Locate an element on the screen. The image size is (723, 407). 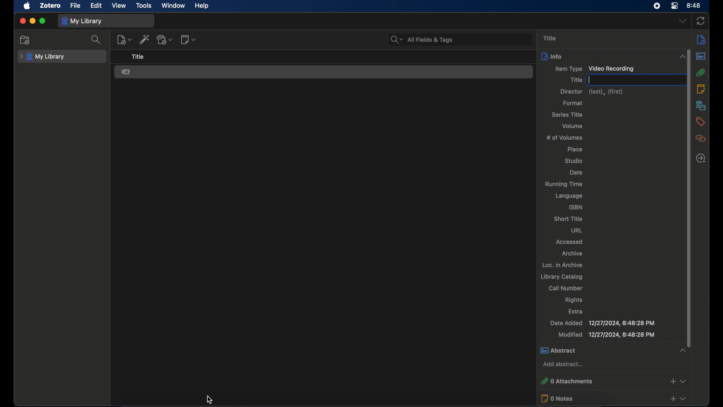
format is located at coordinates (574, 103).